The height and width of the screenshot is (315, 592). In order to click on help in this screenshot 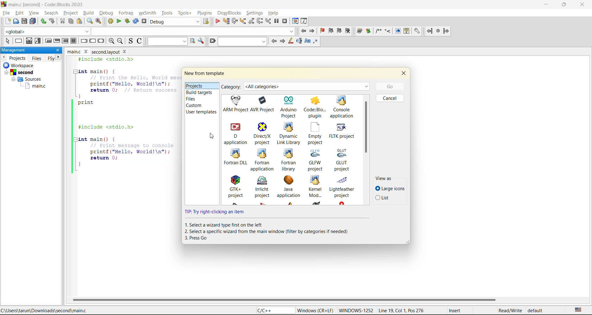, I will do `click(272, 13)`.